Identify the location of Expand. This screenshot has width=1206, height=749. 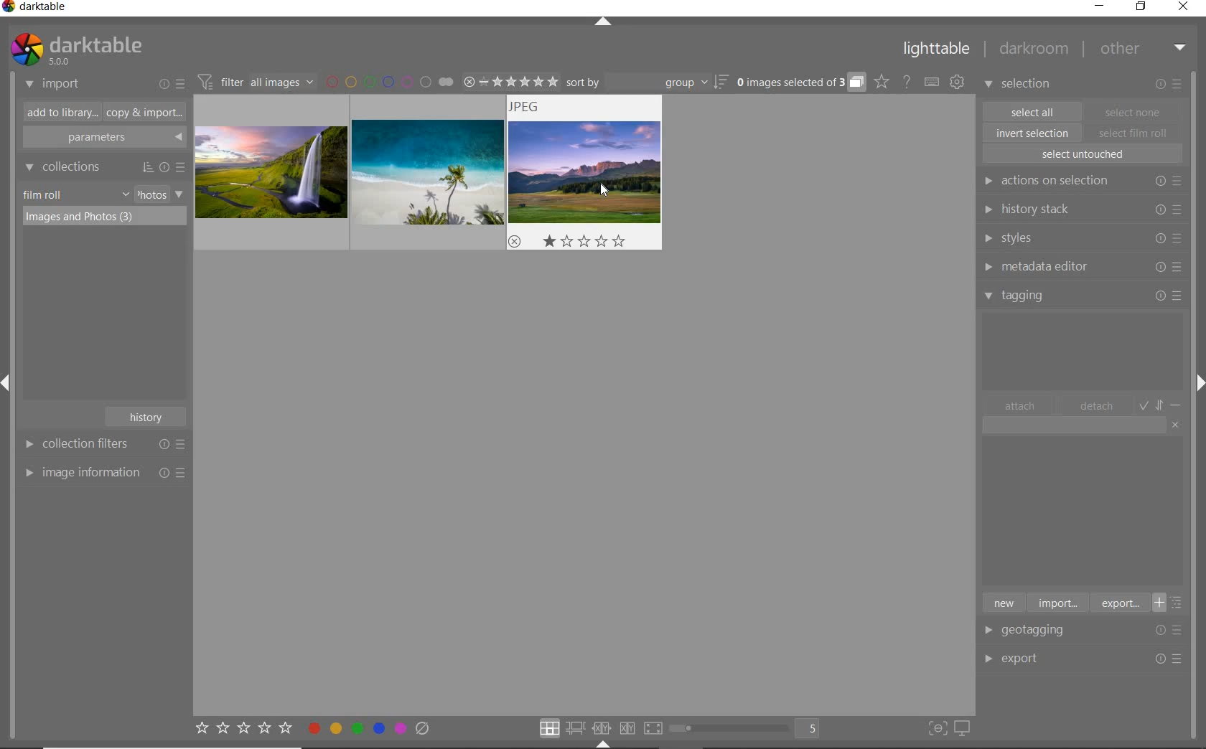
(1197, 380).